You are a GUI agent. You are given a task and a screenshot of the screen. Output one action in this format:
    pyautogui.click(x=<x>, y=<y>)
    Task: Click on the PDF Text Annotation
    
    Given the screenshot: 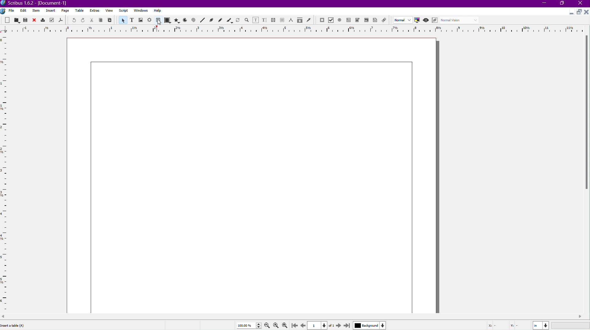 What is the action you would take?
    pyautogui.click(x=376, y=21)
    